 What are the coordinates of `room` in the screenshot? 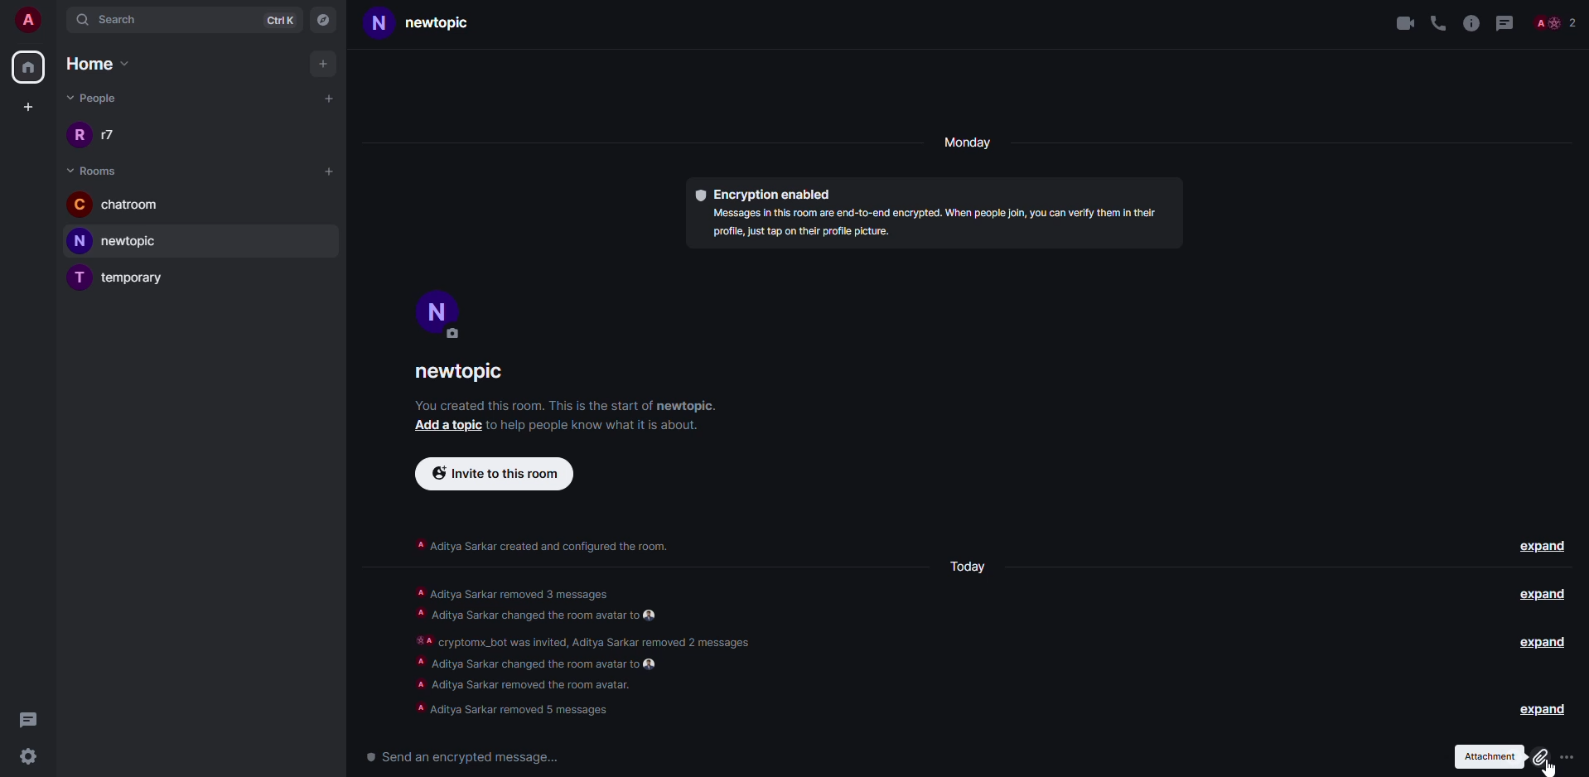 It's located at (123, 205).